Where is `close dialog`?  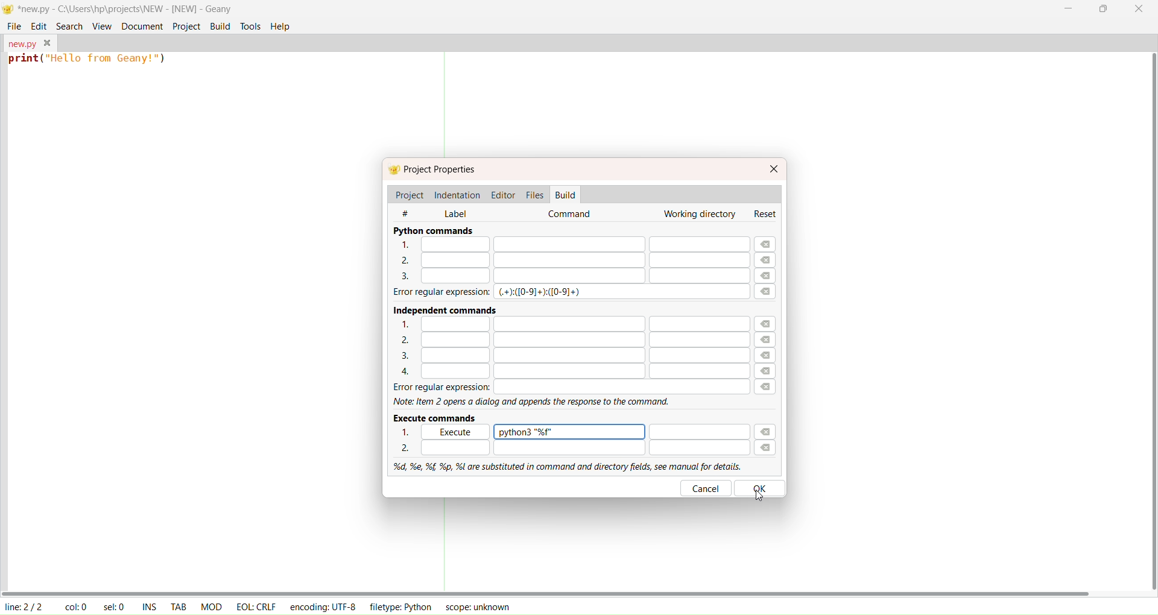 close dialog is located at coordinates (774, 168).